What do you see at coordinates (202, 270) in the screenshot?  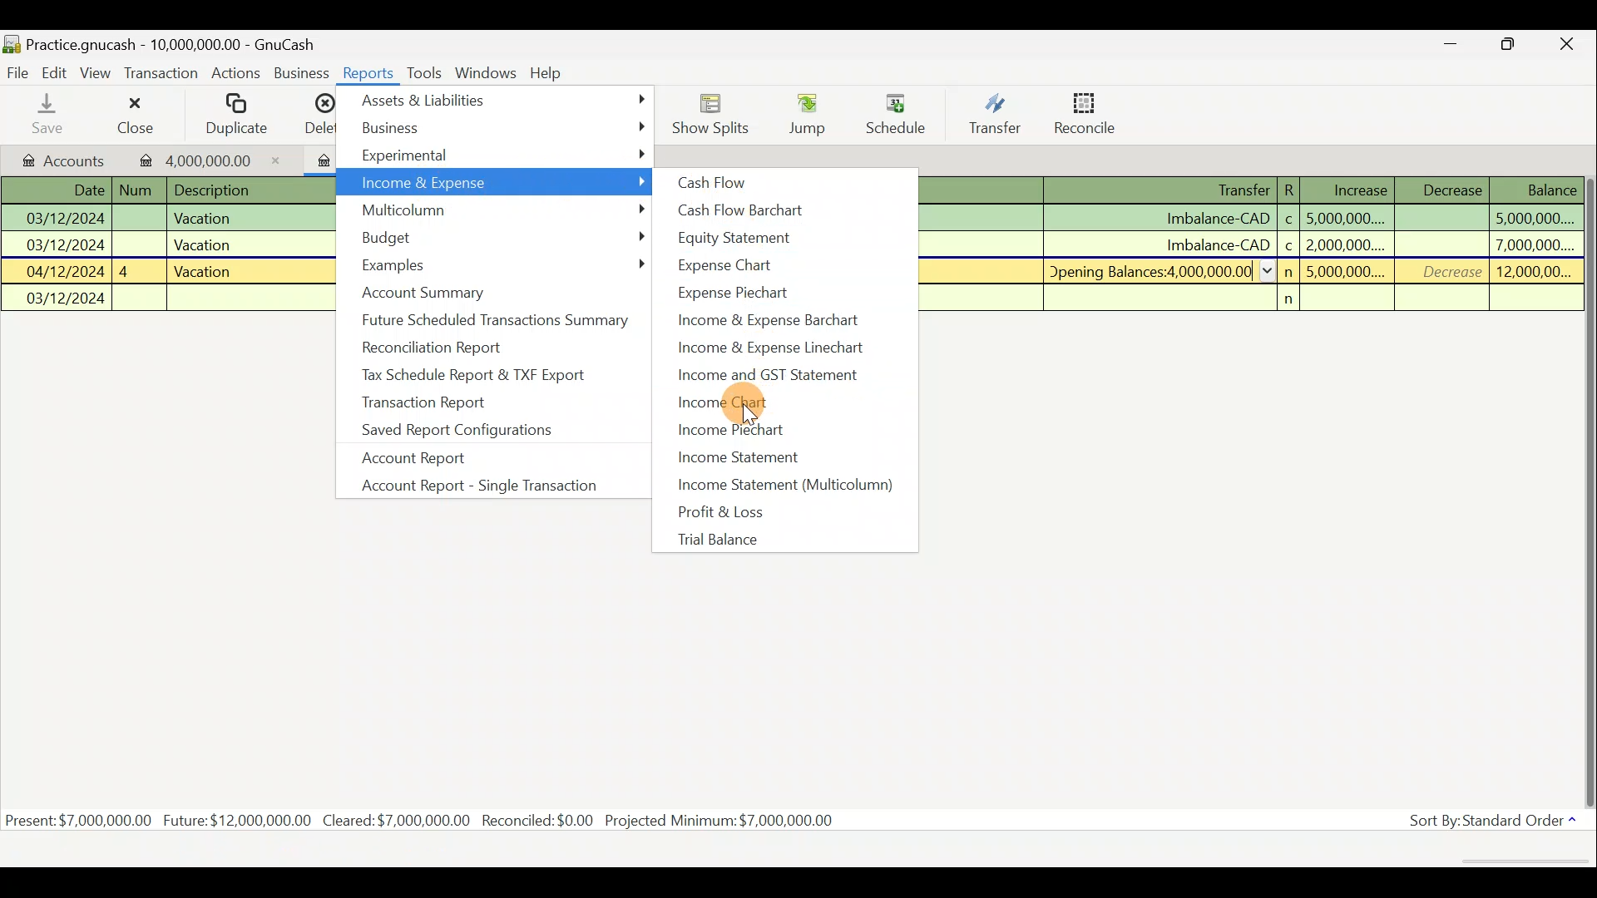 I see `Vacation` at bounding box center [202, 270].